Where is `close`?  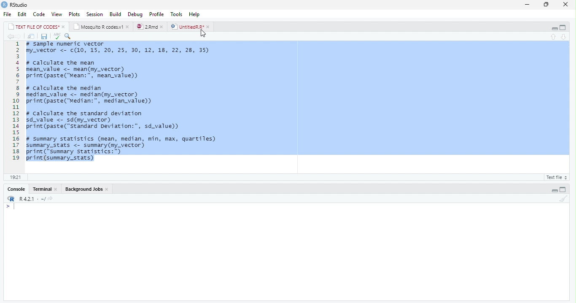 close is located at coordinates (164, 27).